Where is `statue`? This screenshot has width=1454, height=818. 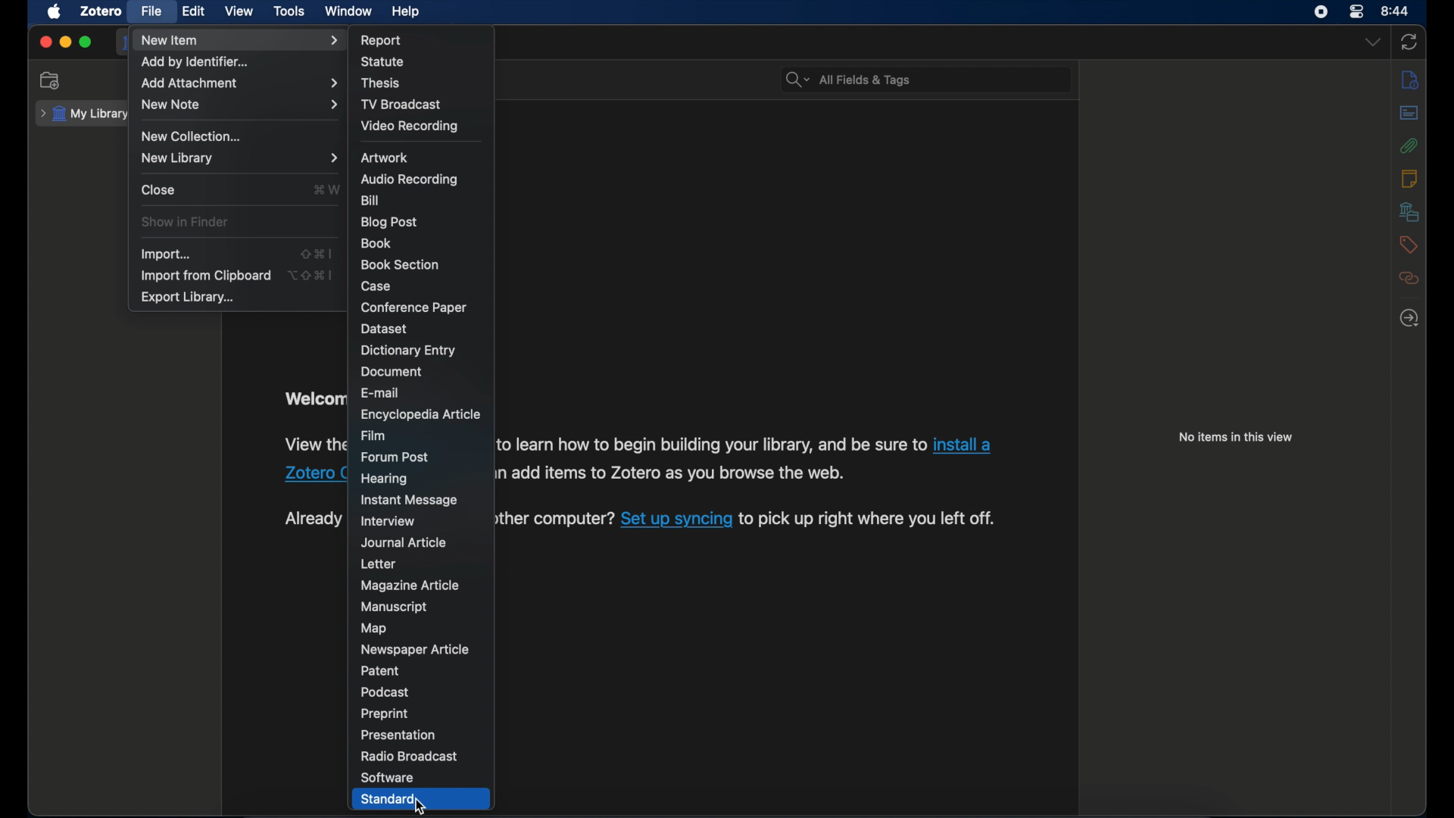 statue is located at coordinates (385, 62).